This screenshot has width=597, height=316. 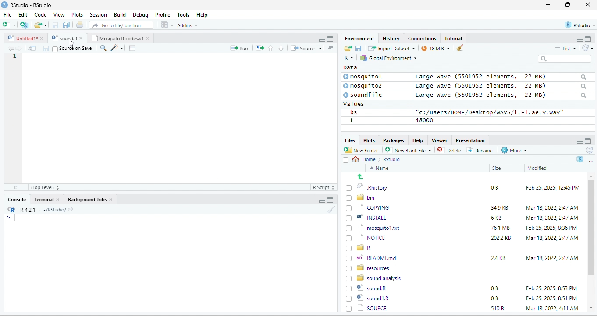 I want to click on 1 mosquitol.txt, so click(x=370, y=227).